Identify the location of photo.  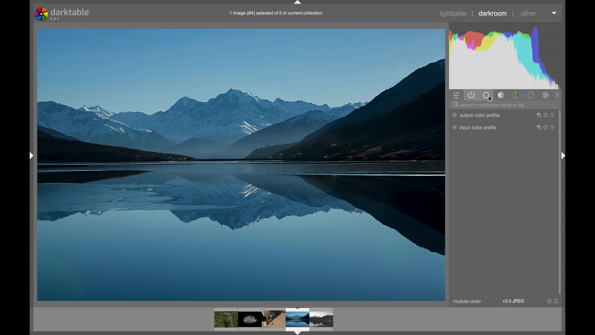
(241, 164).